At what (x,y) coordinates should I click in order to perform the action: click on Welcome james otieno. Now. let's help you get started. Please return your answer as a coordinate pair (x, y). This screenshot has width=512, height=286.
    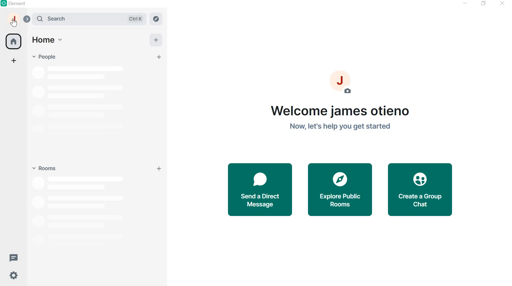
    Looking at the image, I should click on (339, 118).